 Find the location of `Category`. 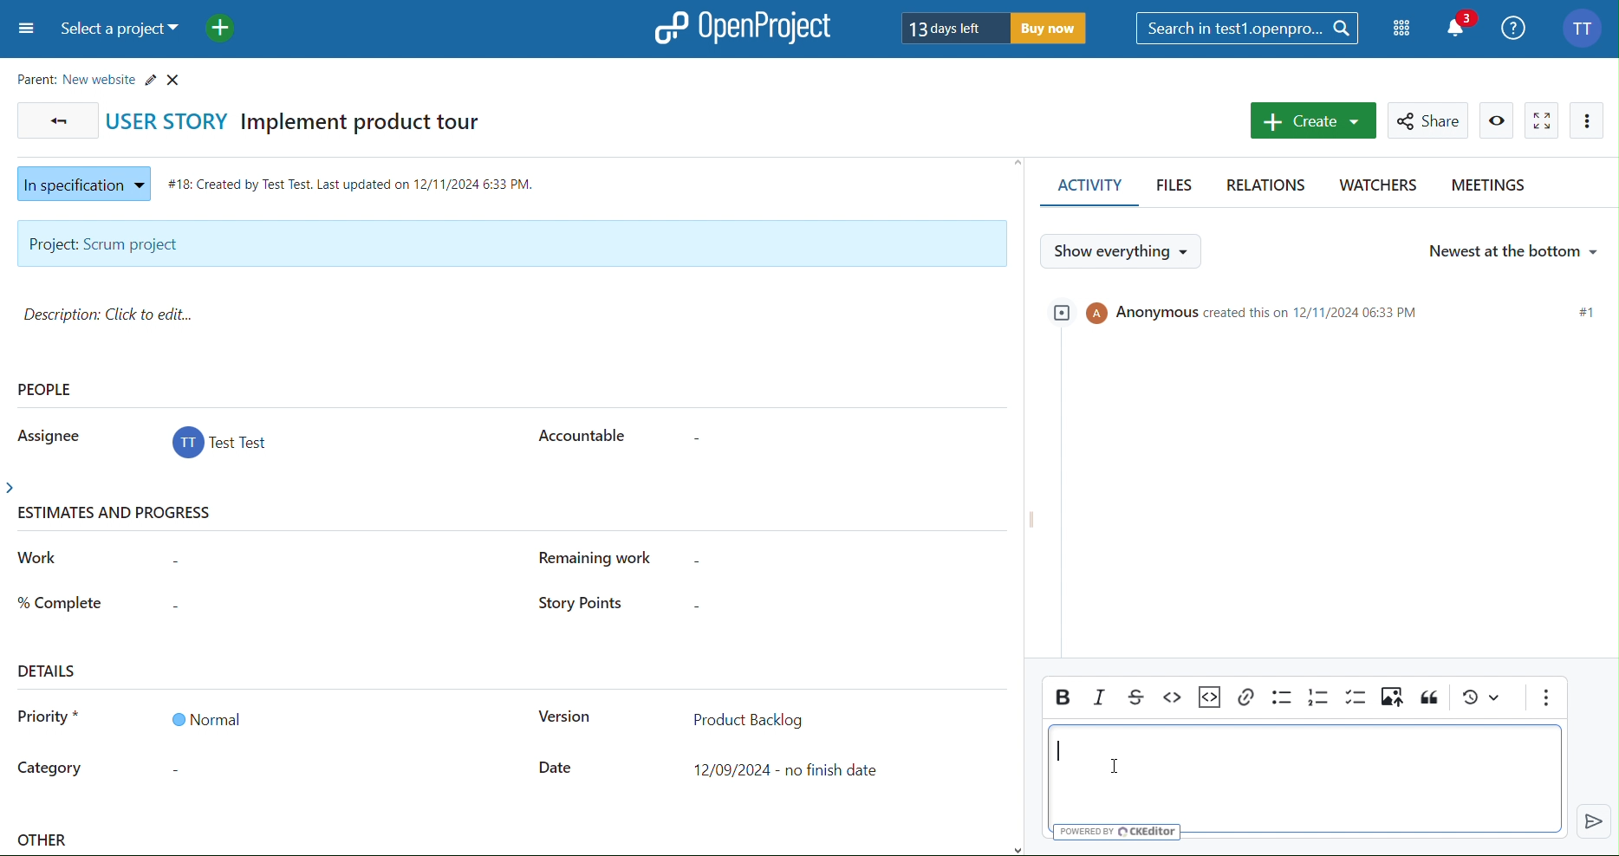

Category is located at coordinates (50, 770).